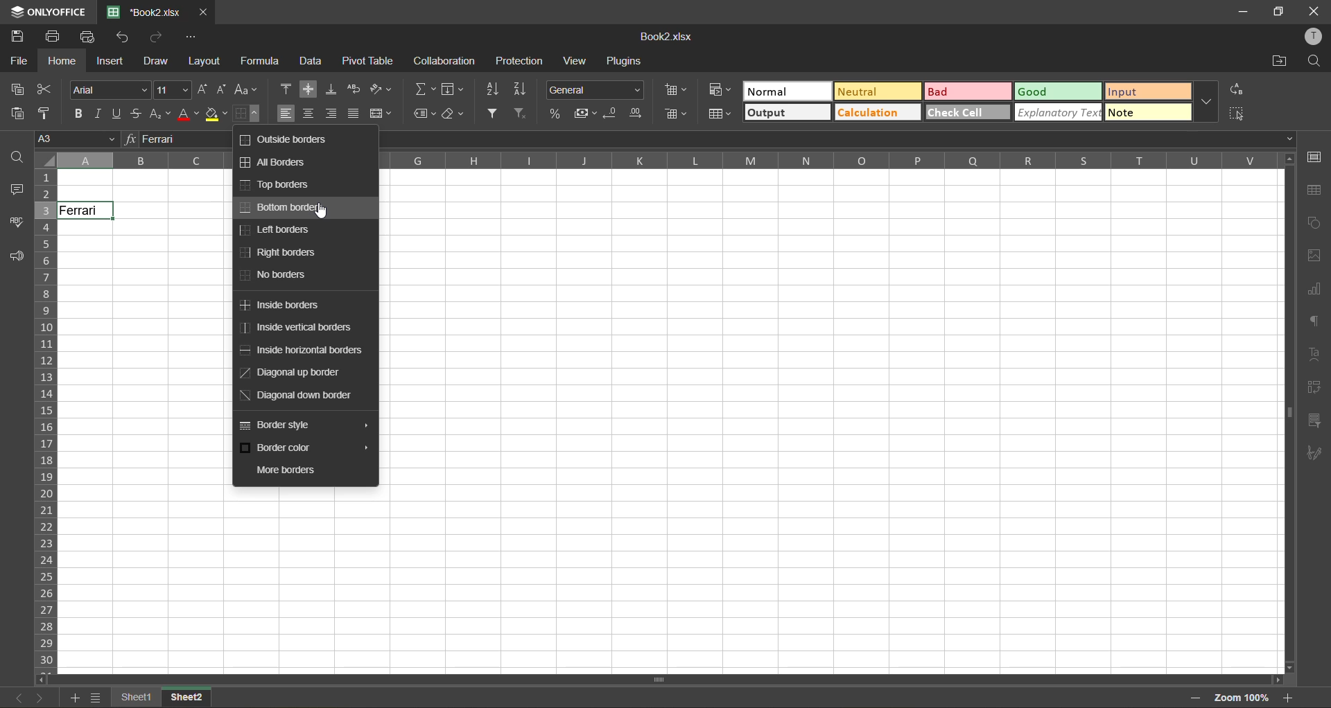 The width and height of the screenshot is (1331, 708). I want to click on row numbers, so click(46, 418).